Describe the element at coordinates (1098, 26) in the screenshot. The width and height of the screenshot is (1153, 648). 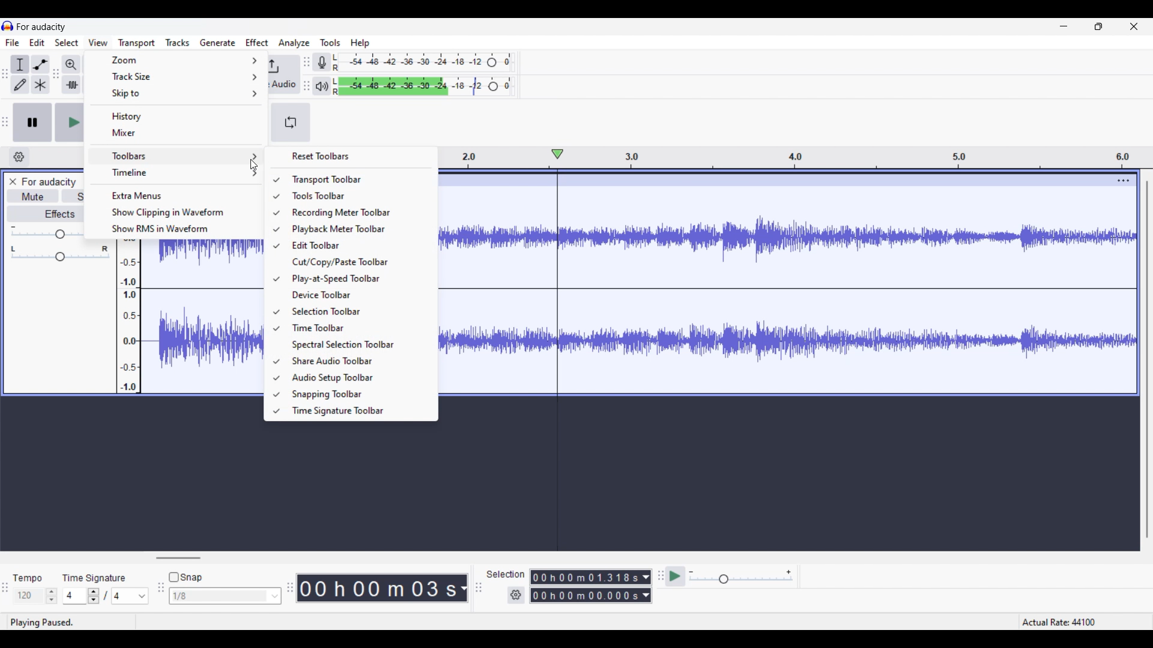
I see `Show in smaller tab` at that location.